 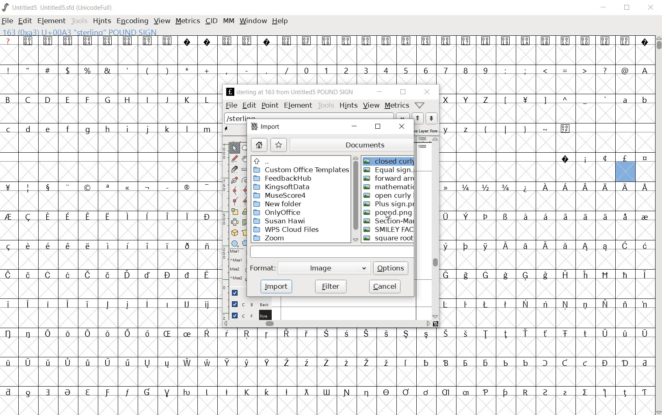 I want to click on Symbol, so click(x=28, y=333).